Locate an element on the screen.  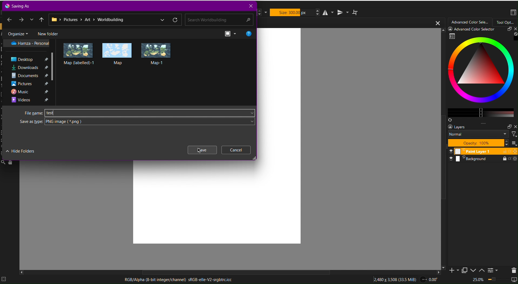
Back is located at coordinates (9, 19).